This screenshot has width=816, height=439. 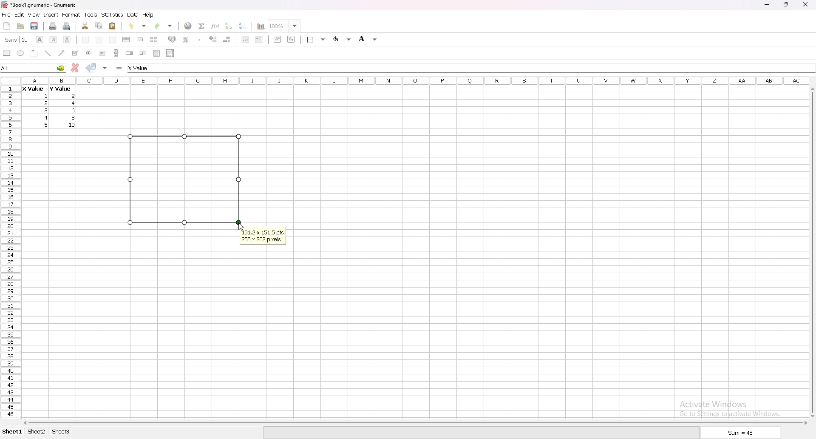 I want to click on insert, so click(x=51, y=14).